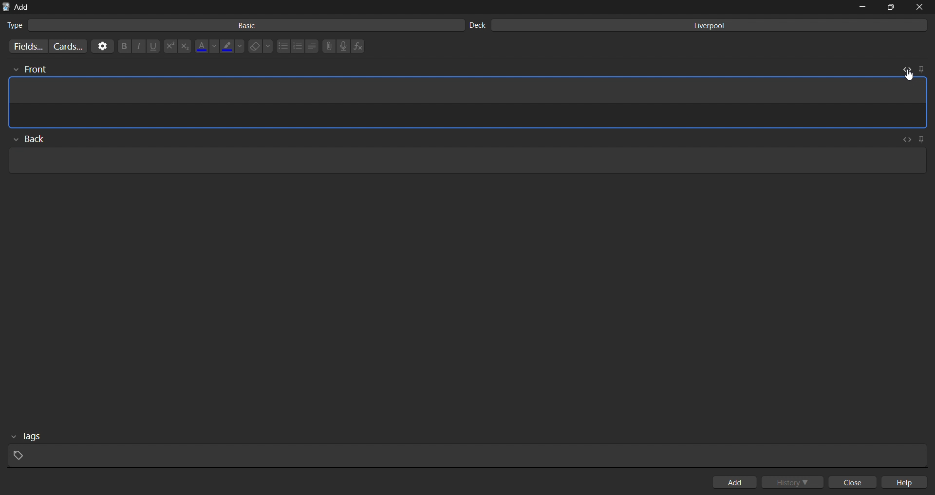  What do you see at coordinates (207, 45) in the screenshot?
I see `font color` at bounding box center [207, 45].